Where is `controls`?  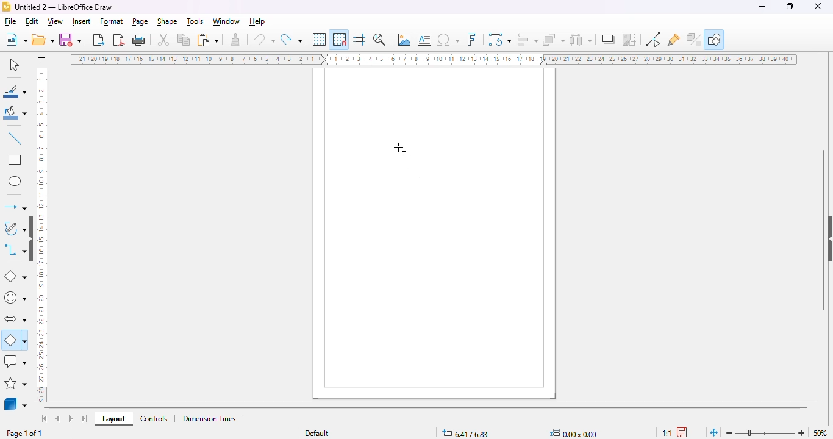 controls is located at coordinates (155, 419).